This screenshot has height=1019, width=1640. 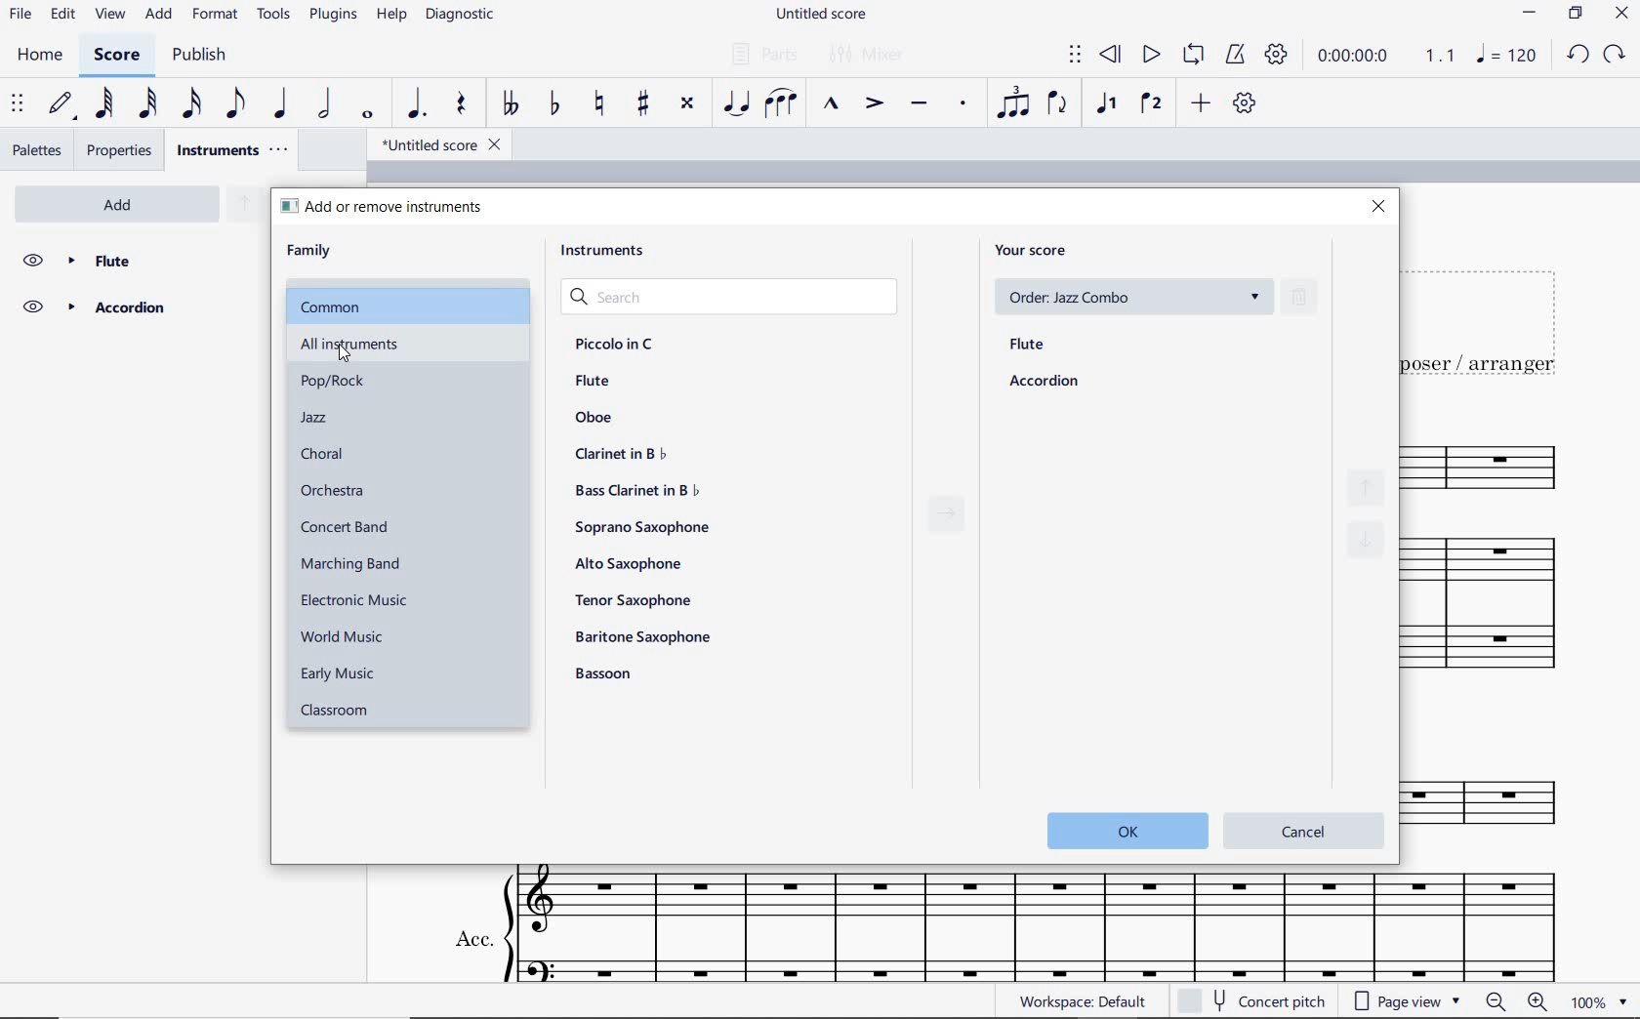 I want to click on add, so click(x=123, y=204).